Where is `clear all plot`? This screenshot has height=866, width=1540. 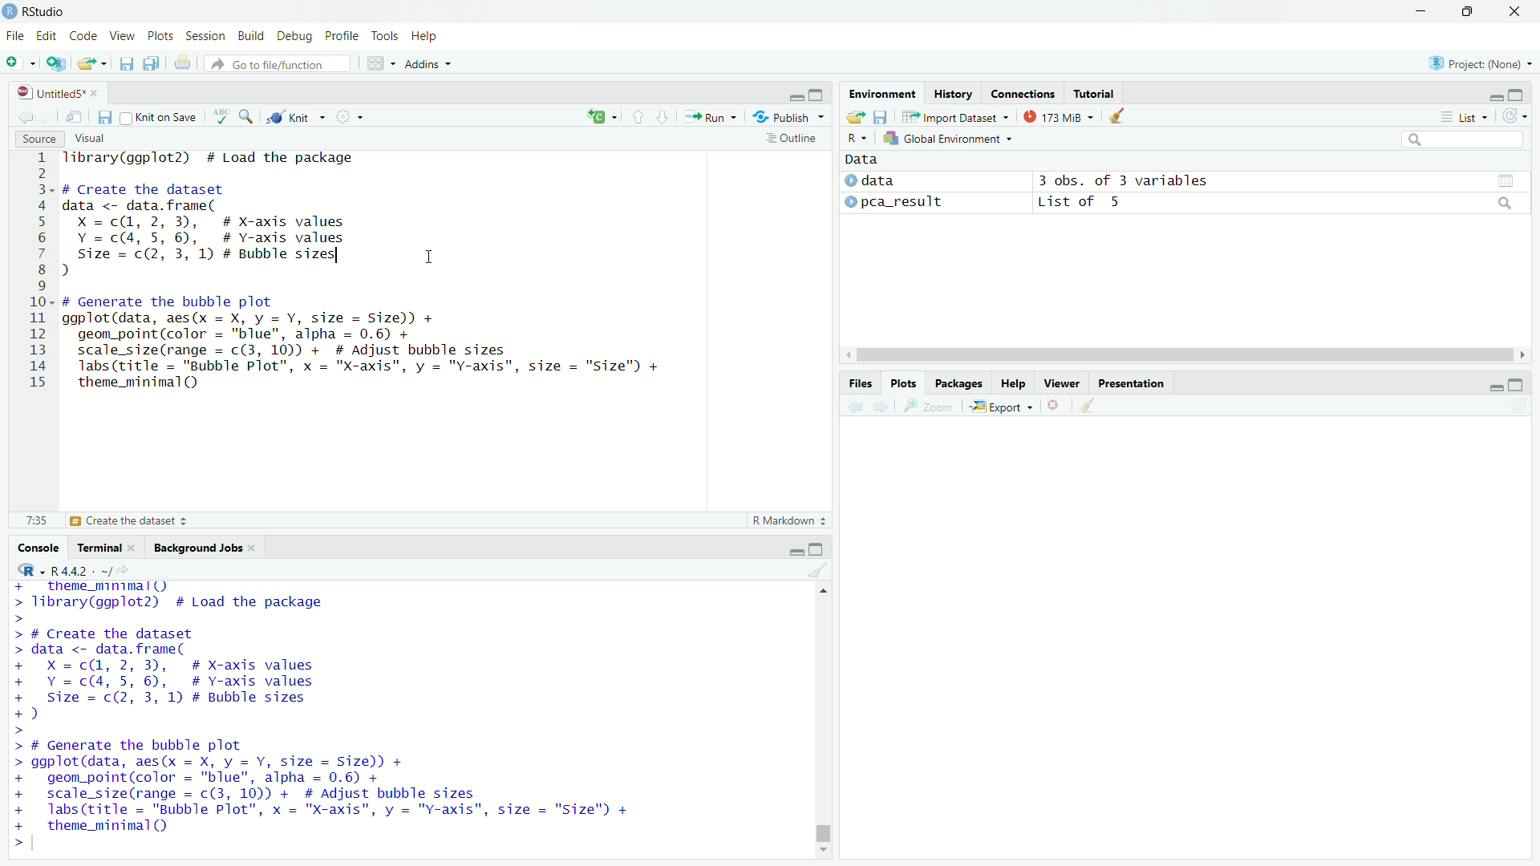
clear all plot is located at coordinates (1089, 406).